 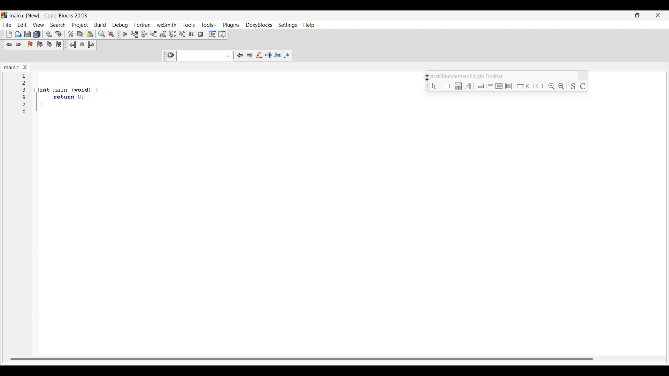 What do you see at coordinates (231, 25) in the screenshot?
I see `Plugins menu` at bounding box center [231, 25].